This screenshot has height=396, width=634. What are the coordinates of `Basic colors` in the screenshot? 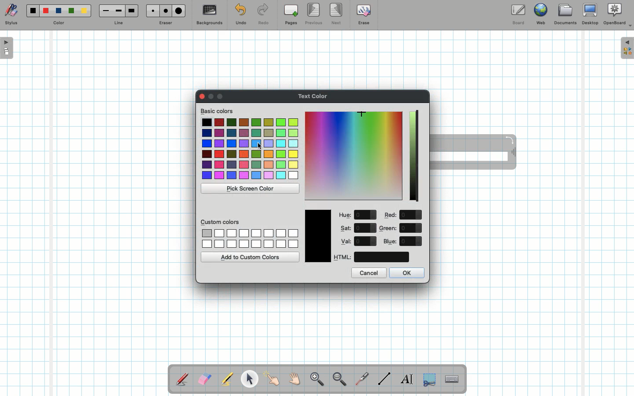 It's located at (217, 110).